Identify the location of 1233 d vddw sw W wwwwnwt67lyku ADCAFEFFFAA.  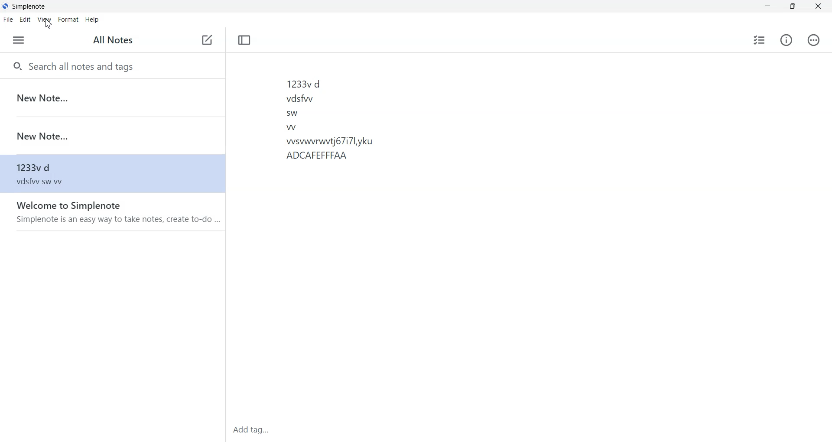
(416, 235).